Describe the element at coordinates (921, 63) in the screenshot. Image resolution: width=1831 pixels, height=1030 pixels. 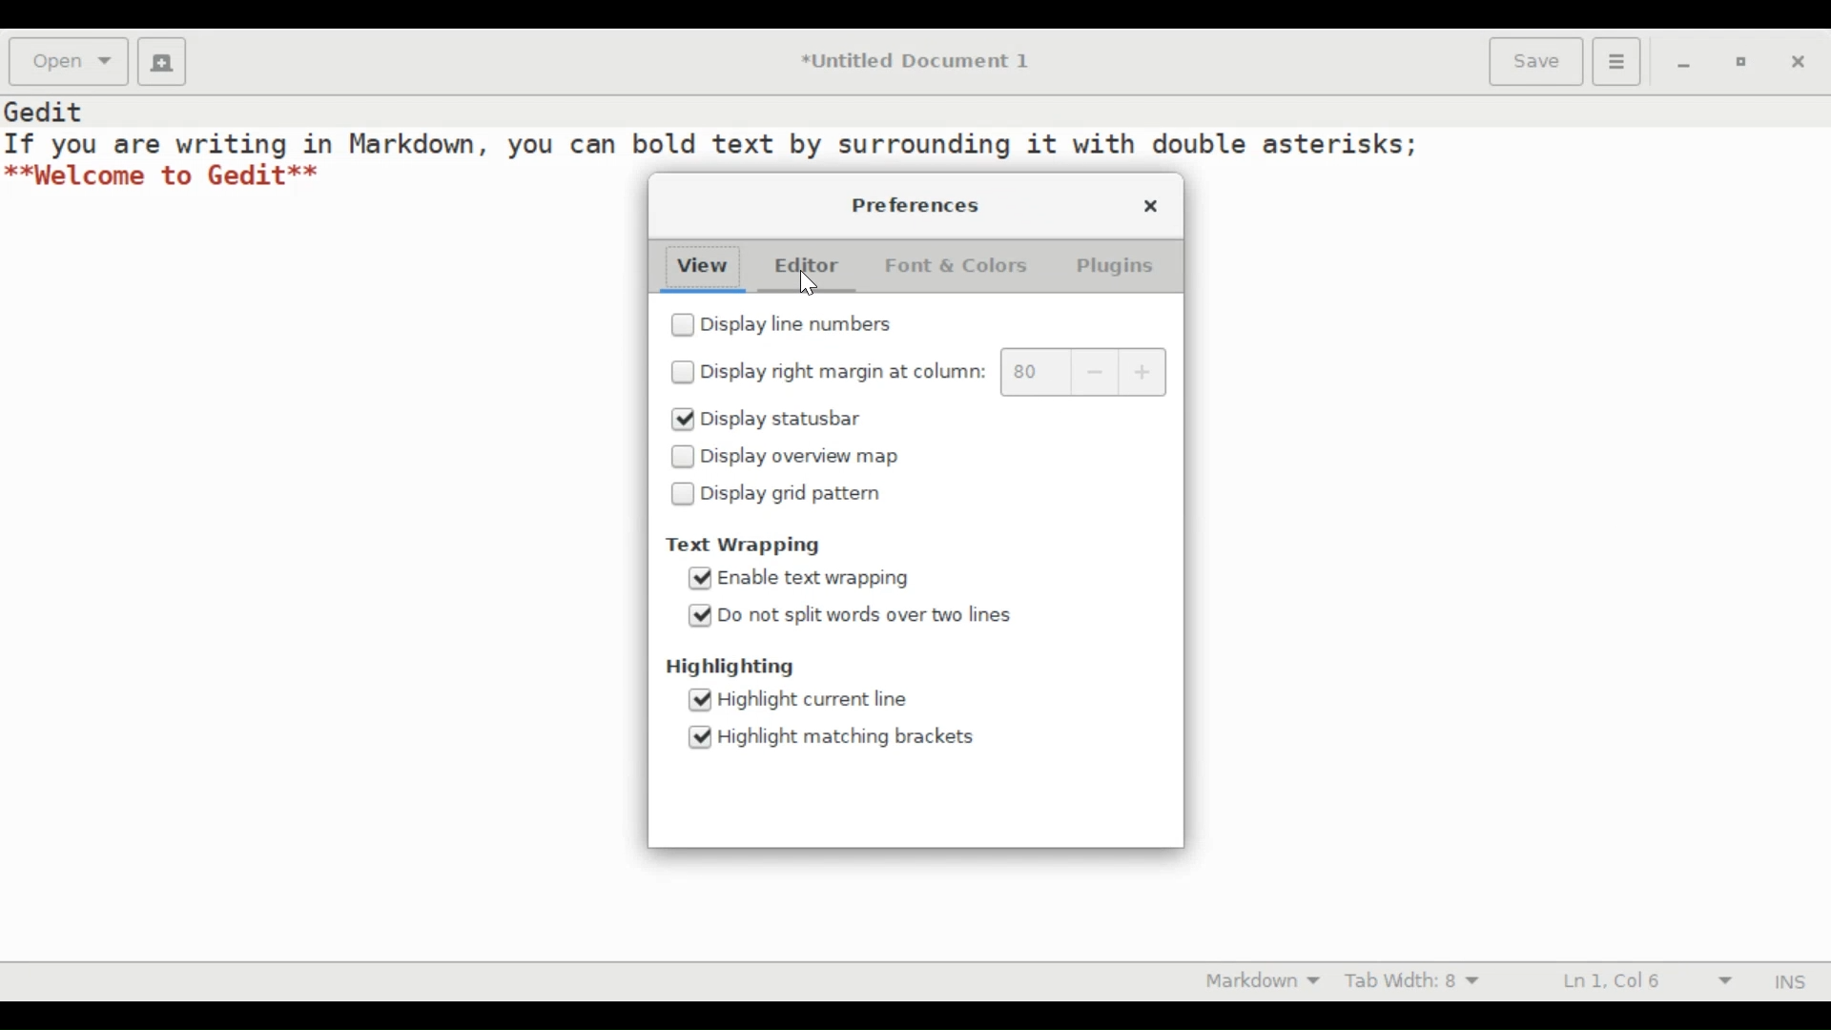
I see `*Untitled Document 1` at that location.